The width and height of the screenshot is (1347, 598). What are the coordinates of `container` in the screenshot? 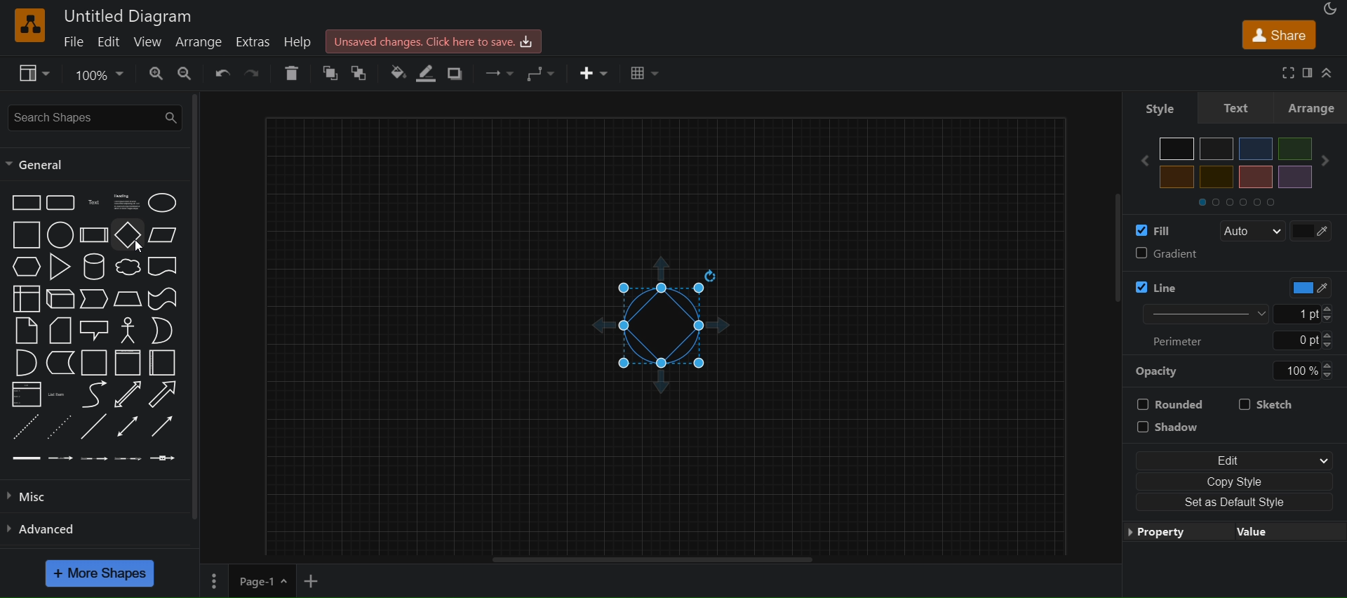 It's located at (95, 364).